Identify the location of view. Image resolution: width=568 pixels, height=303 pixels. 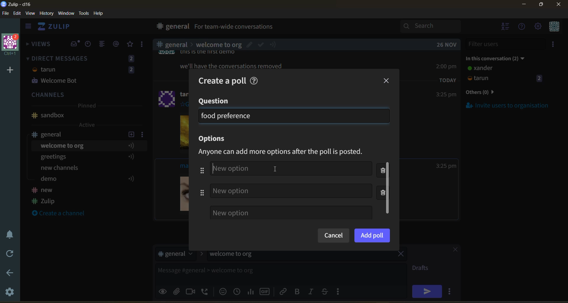
(30, 14).